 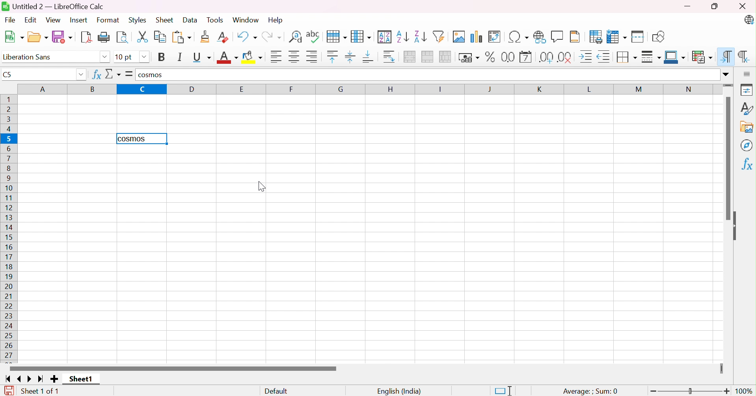 I want to click on Wrap Text, so click(x=389, y=58).